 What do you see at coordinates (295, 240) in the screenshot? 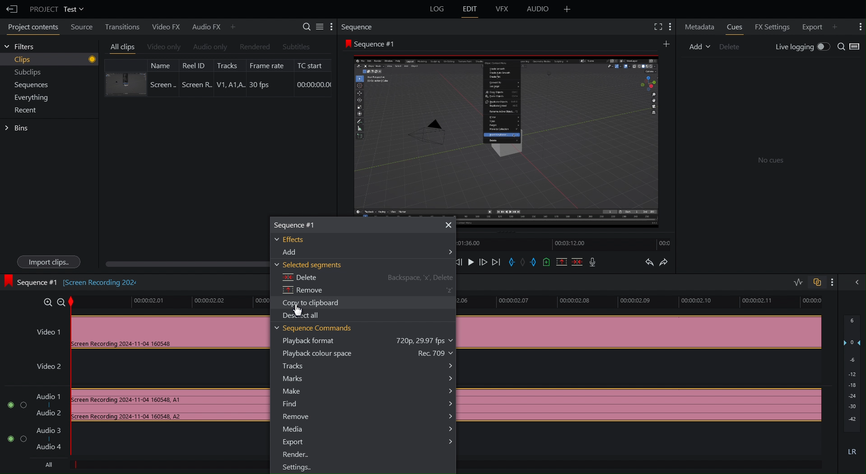
I see `Effects` at bounding box center [295, 240].